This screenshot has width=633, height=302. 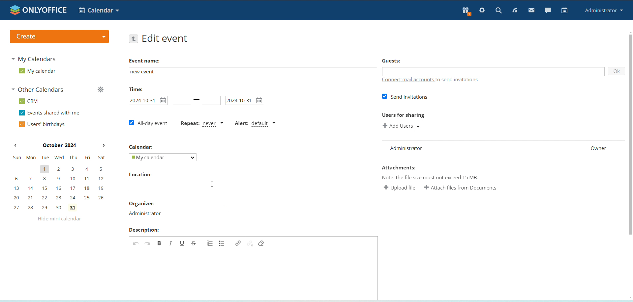 What do you see at coordinates (162, 157) in the screenshot?
I see `select calendar` at bounding box center [162, 157].